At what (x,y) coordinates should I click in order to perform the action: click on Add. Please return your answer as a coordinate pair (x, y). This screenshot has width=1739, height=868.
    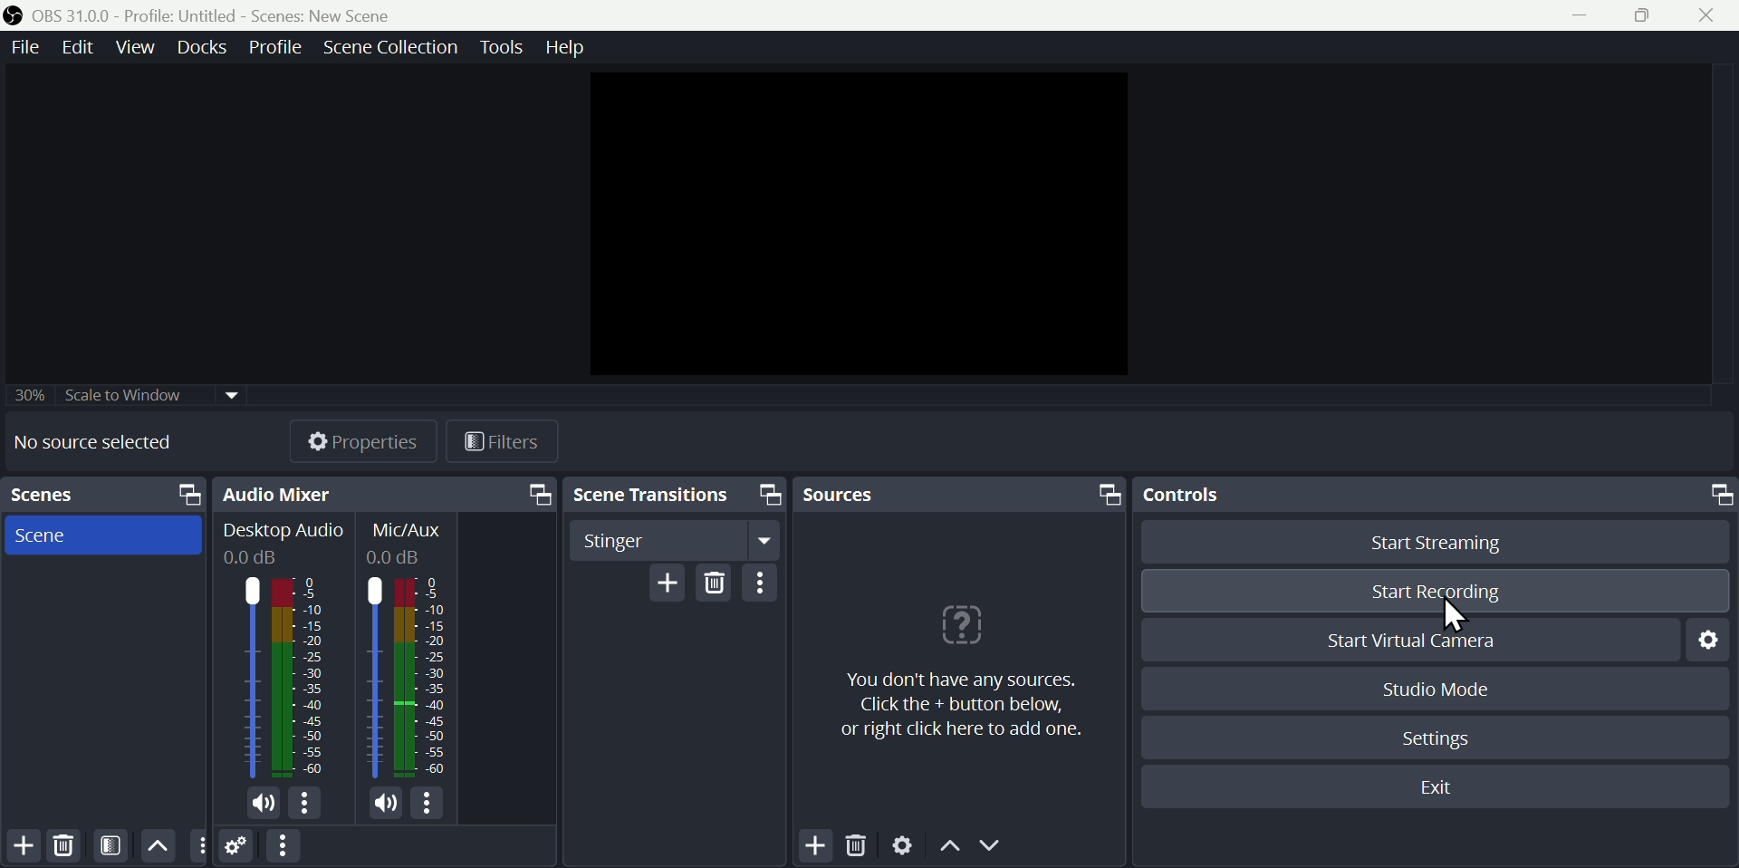
    Looking at the image, I should click on (815, 847).